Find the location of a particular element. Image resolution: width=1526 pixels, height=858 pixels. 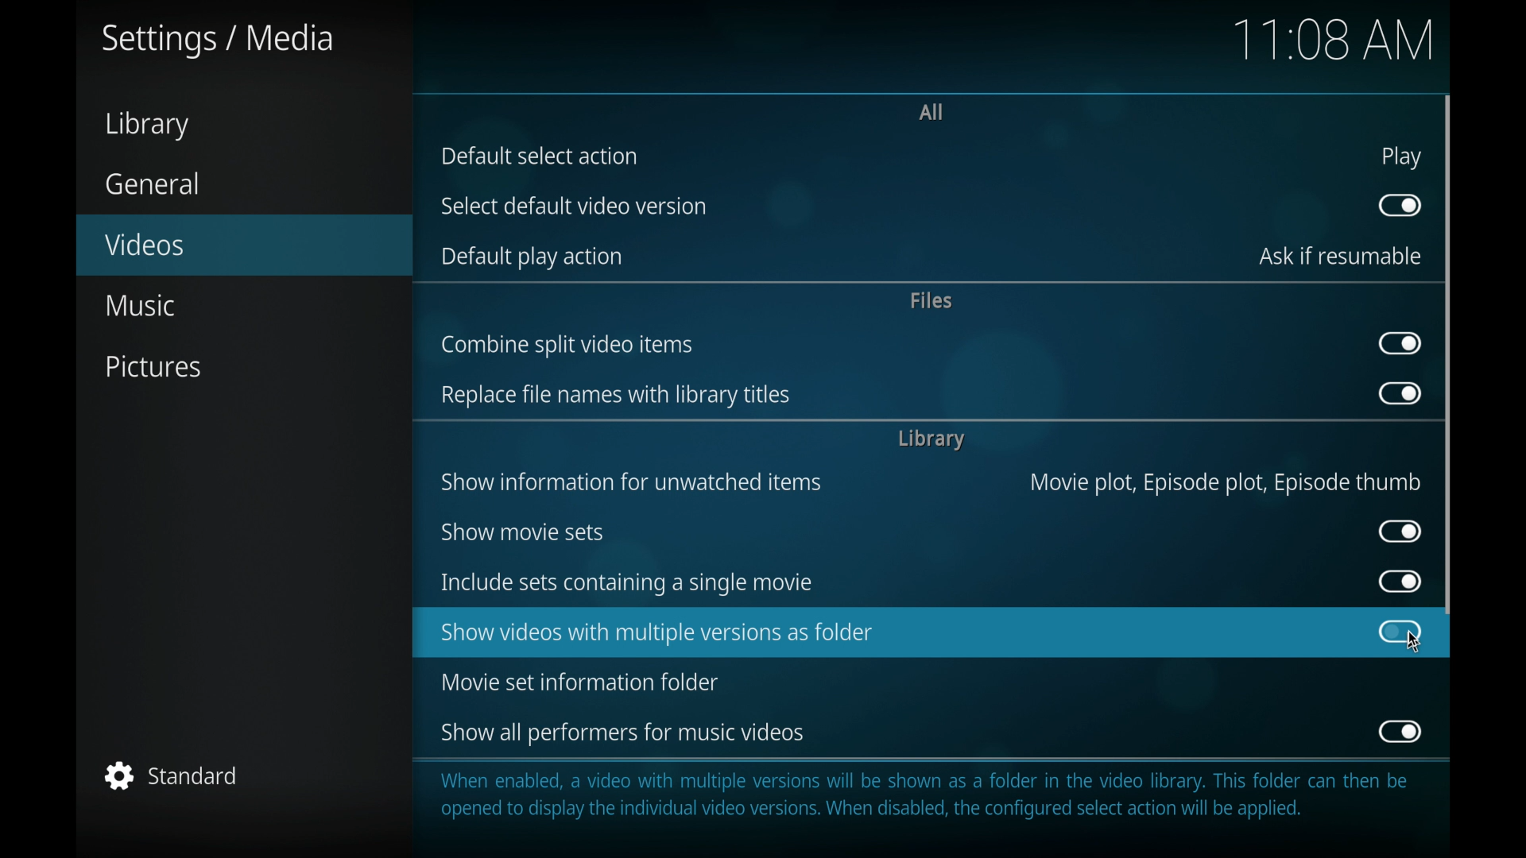

movie plot, episode plot, episode thumb is located at coordinates (1226, 482).